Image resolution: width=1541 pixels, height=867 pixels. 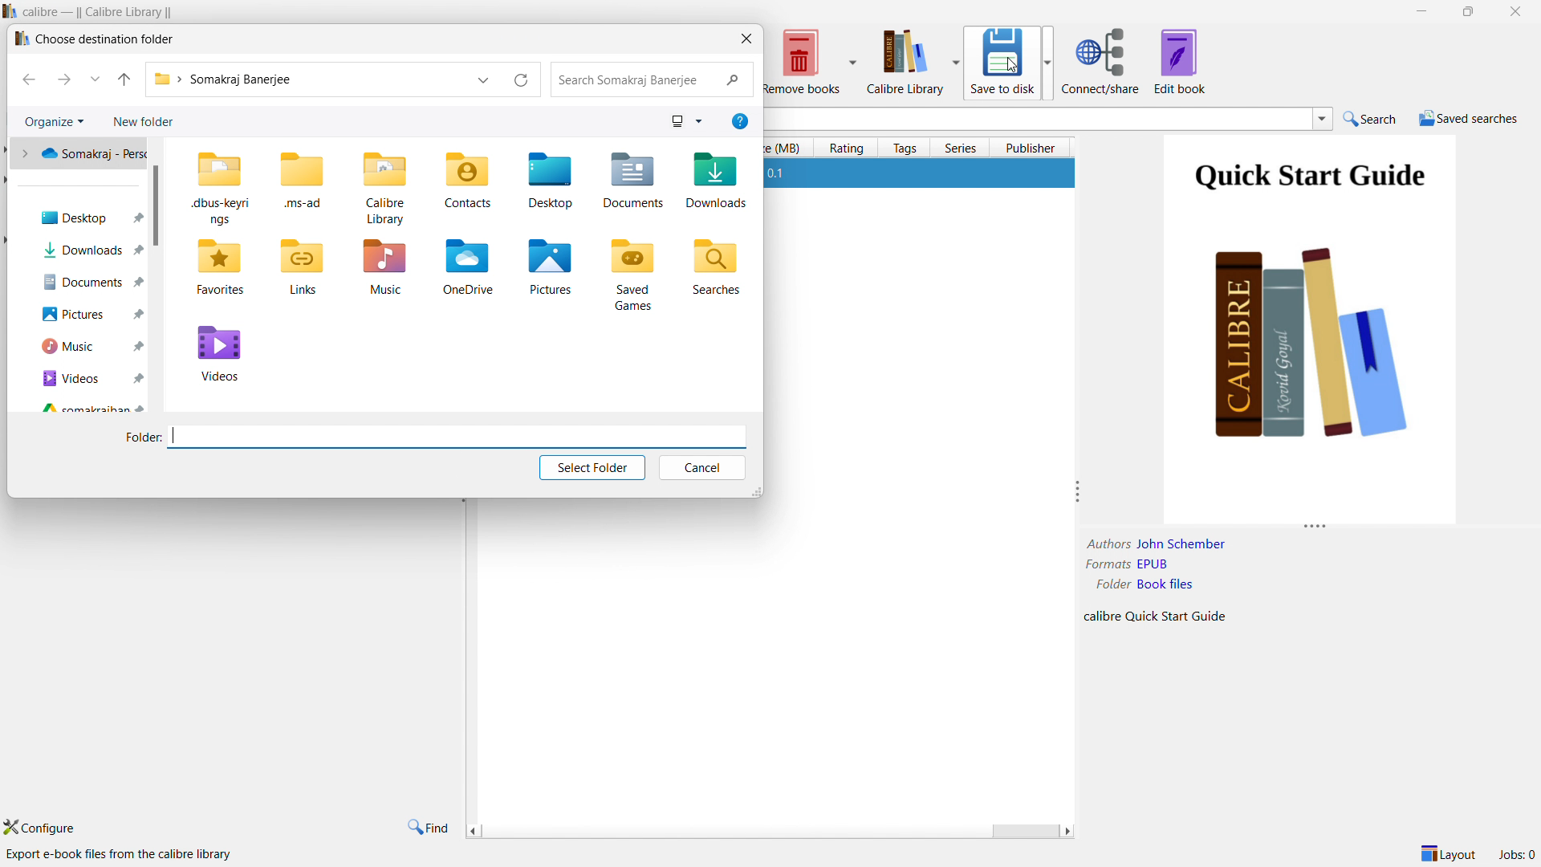 I want to click on search  Somakraj Banerjee, so click(x=650, y=79).